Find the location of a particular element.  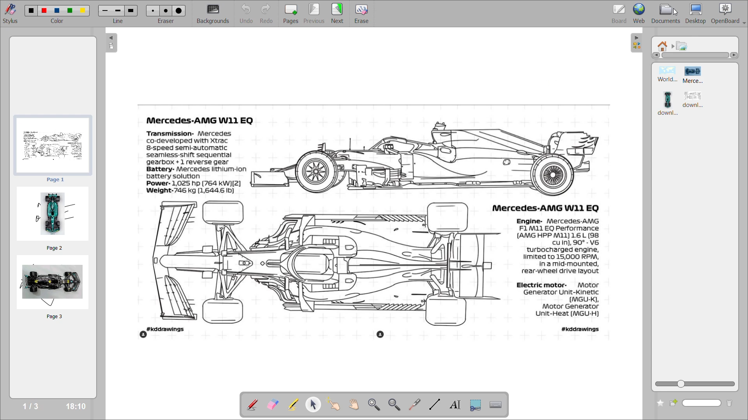

annotate document is located at coordinates (251, 404).